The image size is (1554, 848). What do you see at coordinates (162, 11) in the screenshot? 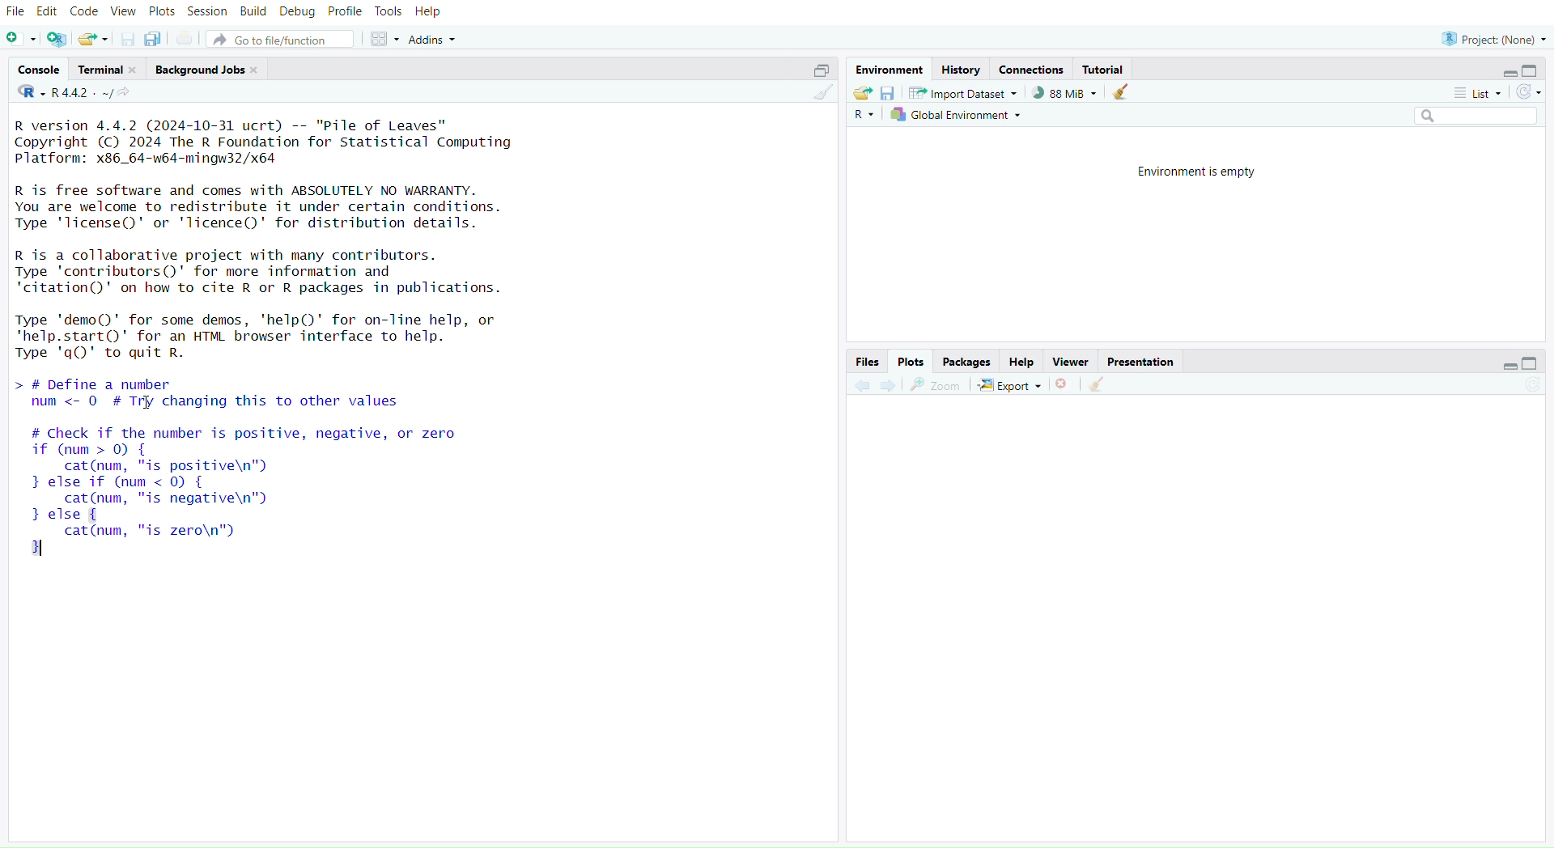
I see `plots` at bounding box center [162, 11].